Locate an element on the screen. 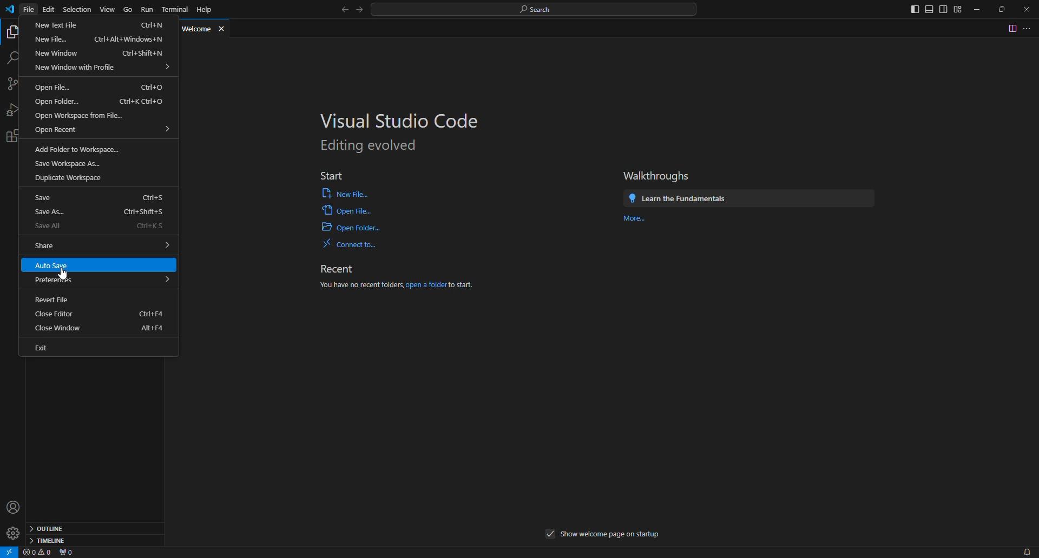 This screenshot has width=1039, height=558. go back is located at coordinates (346, 11).